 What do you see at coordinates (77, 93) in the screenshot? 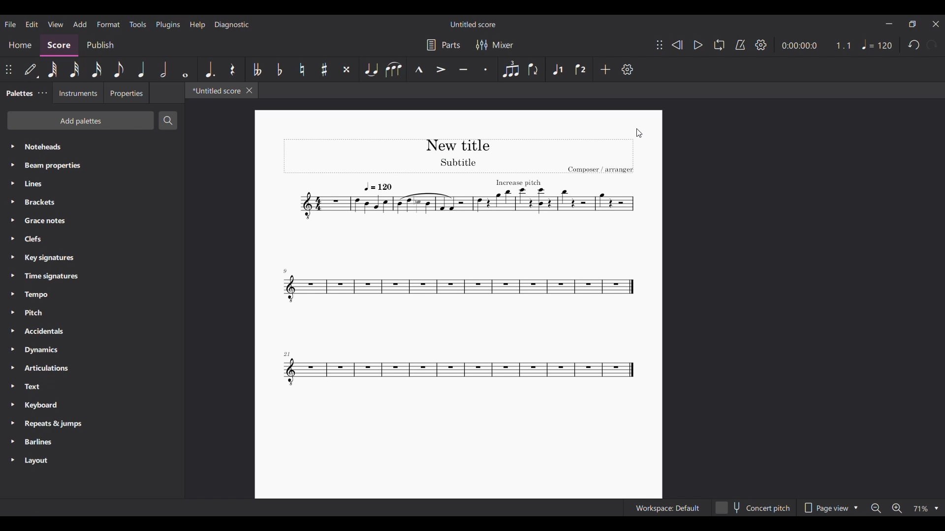
I see `Instruments` at bounding box center [77, 93].